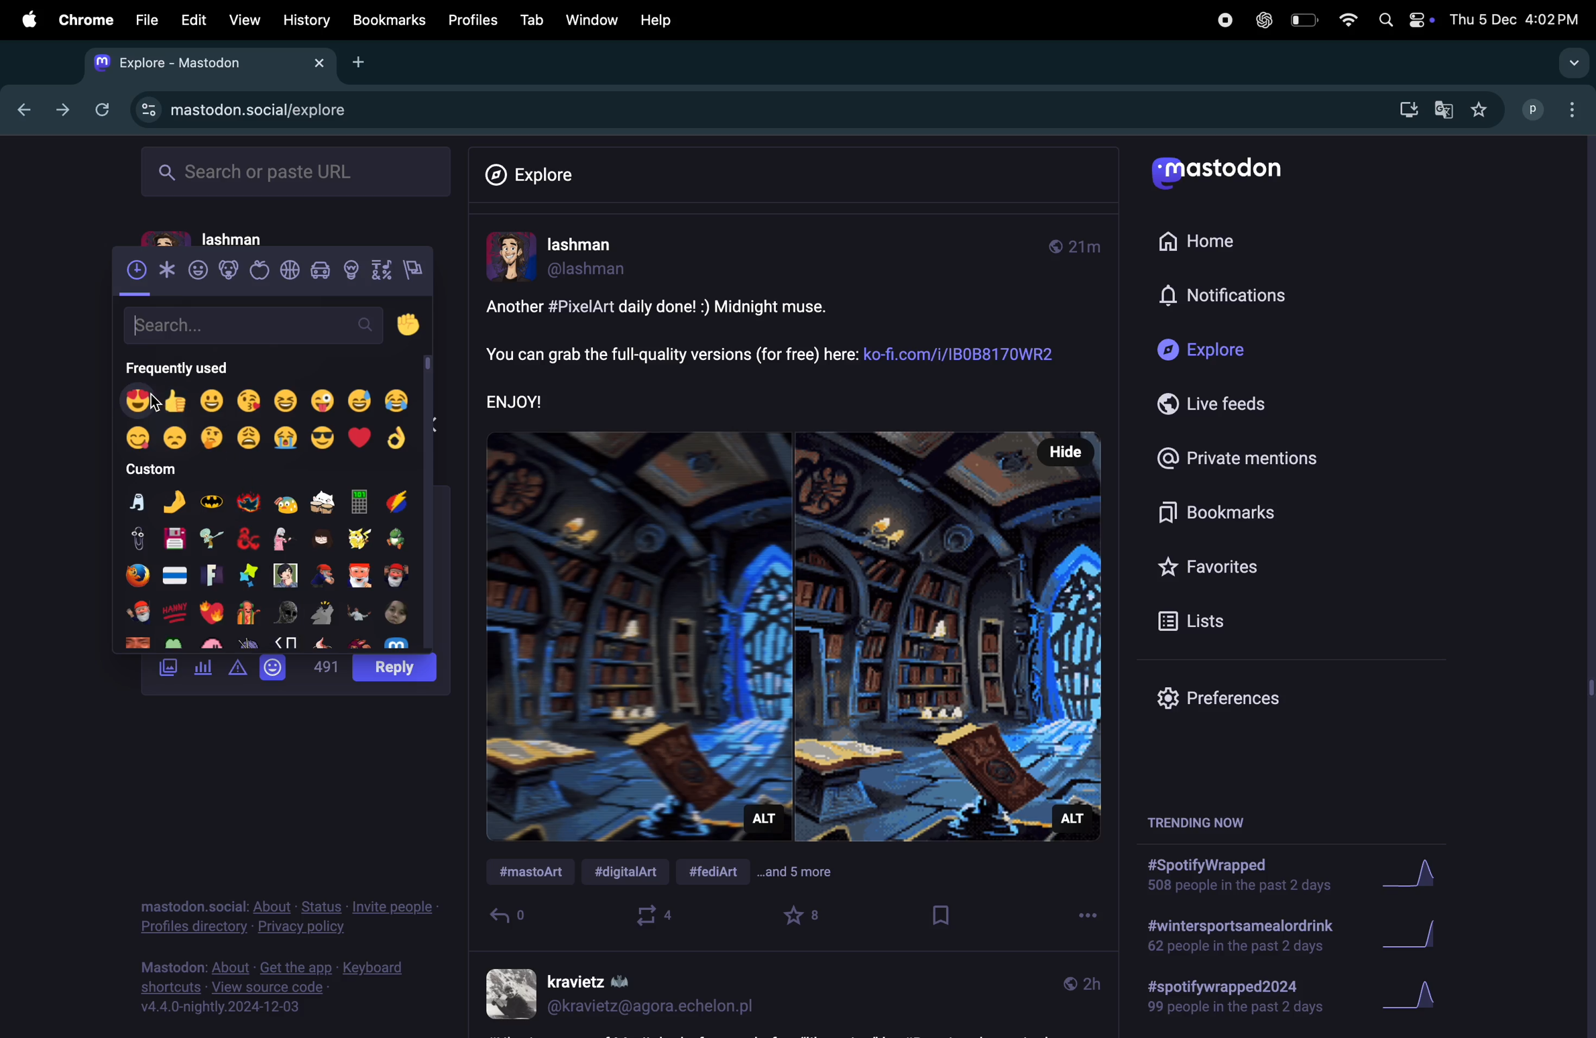 Image resolution: width=1596 pixels, height=1038 pixels. What do you see at coordinates (237, 671) in the screenshot?
I see `alert` at bounding box center [237, 671].